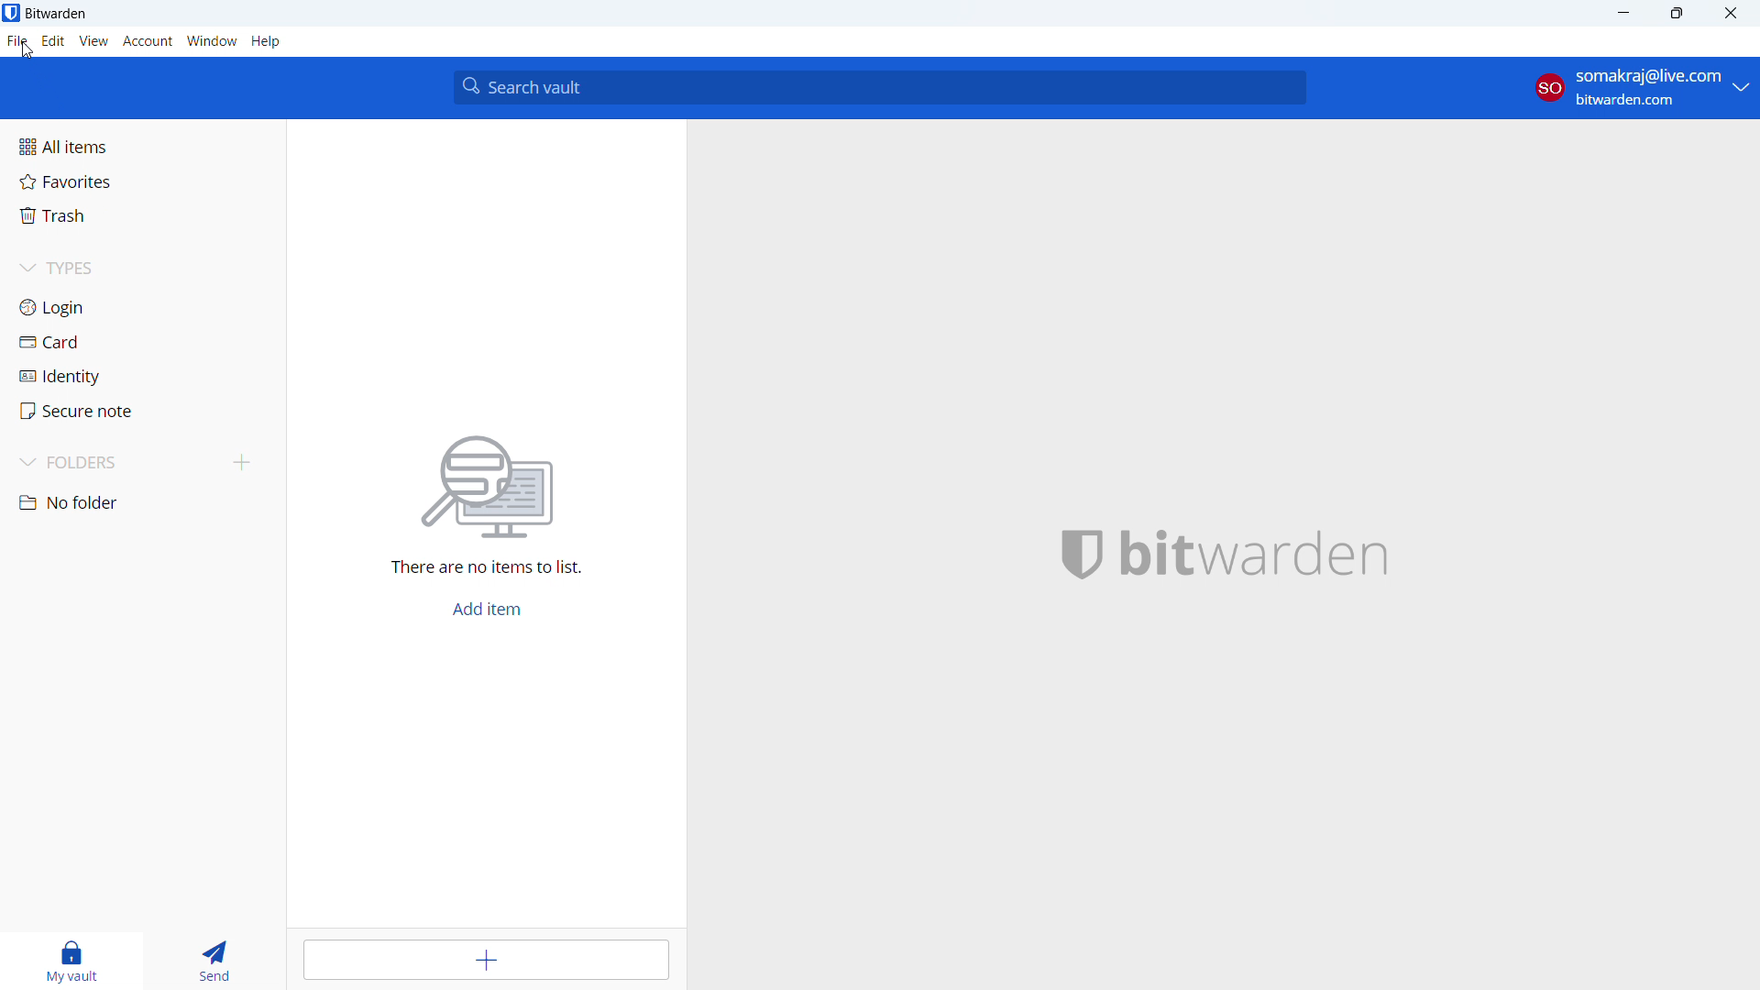 Image resolution: width=1760 pixels, height=990 pixels. What do you see at coordinates (17, 41) in the screenshot?
I see `file` at bounding box center [17, 41].